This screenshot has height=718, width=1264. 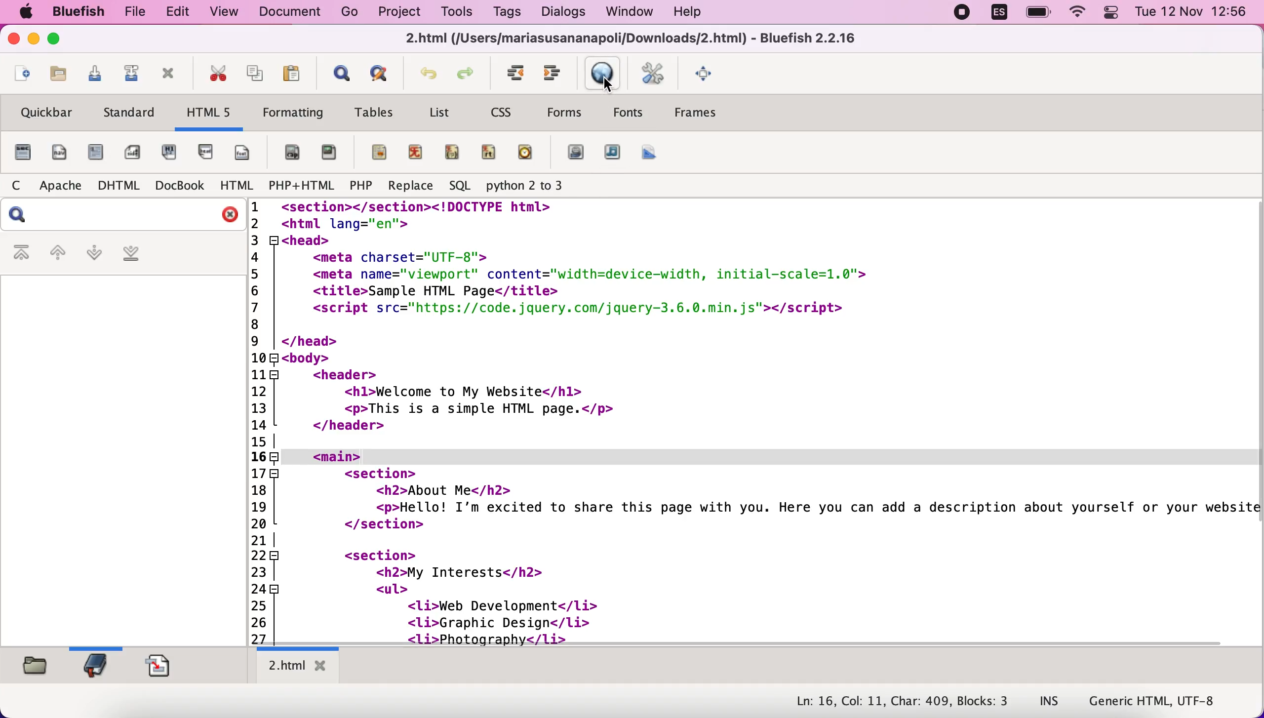 I want to click on recording stopped, so click(x=965, y=13).